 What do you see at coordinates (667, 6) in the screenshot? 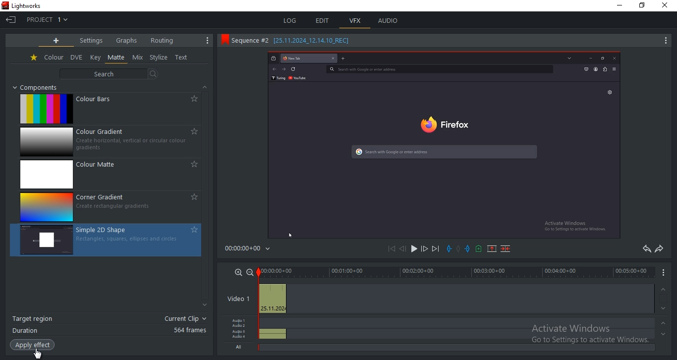
I see `close` at bounding box center [667, 6].